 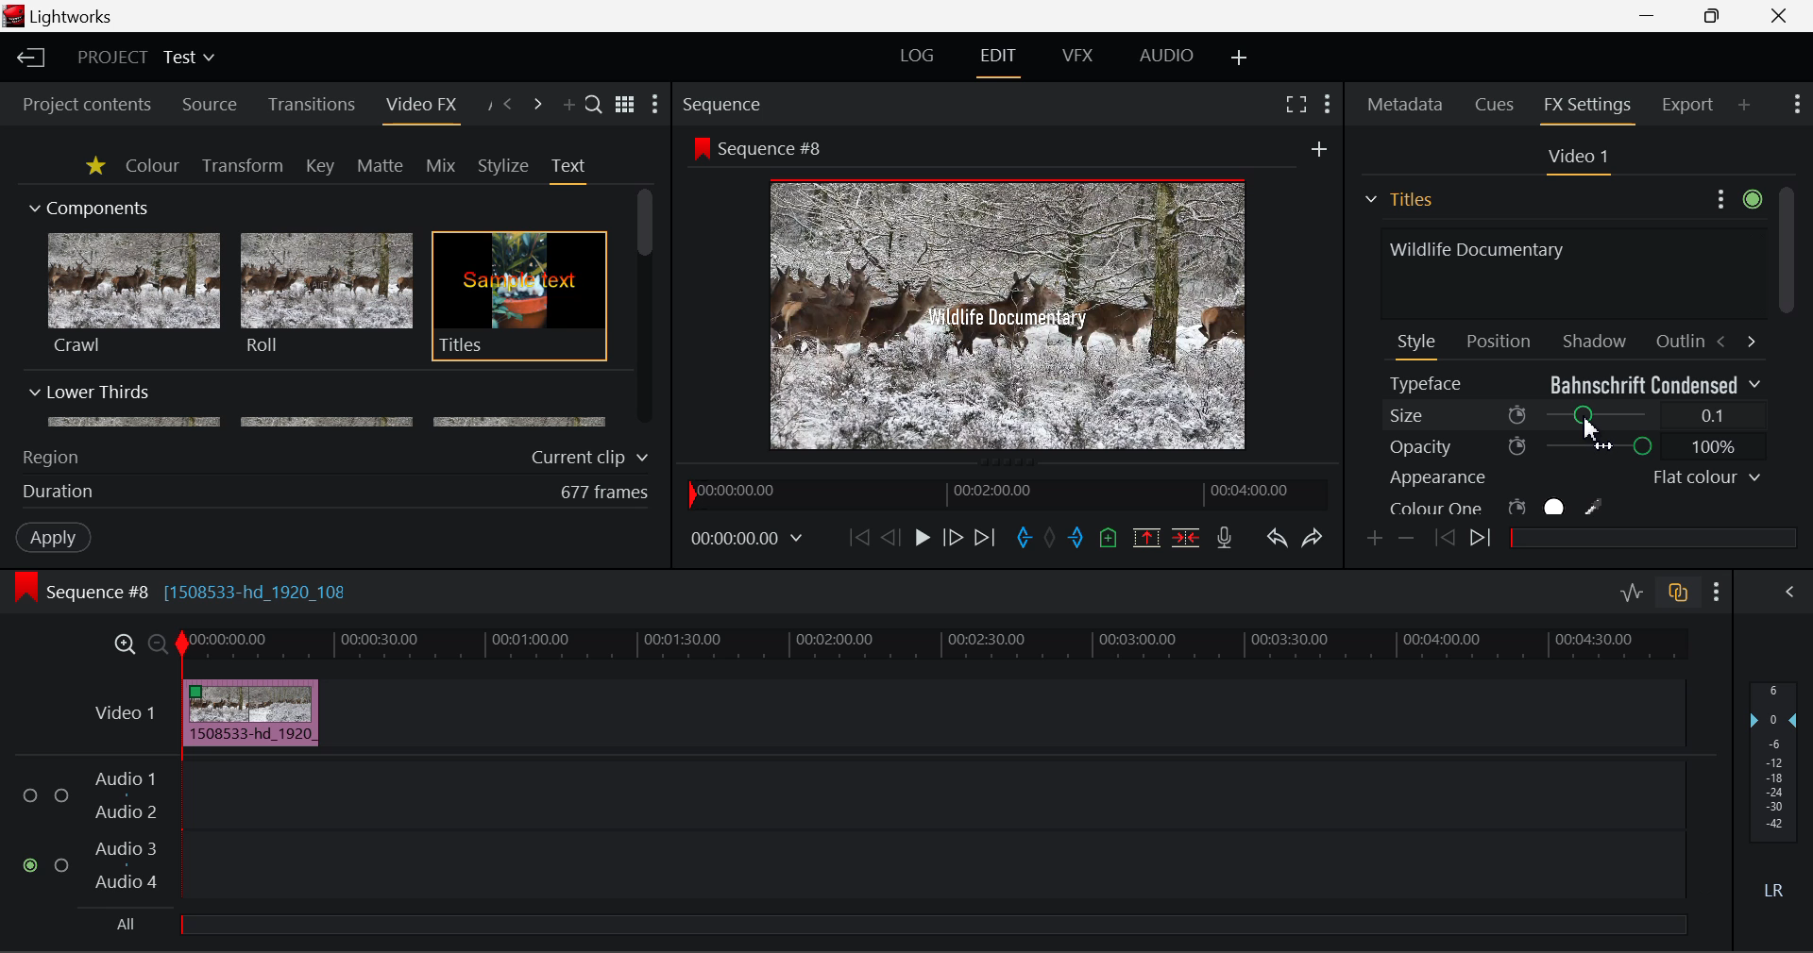 I want to click on Appearance, so click(x=1573, y=477).